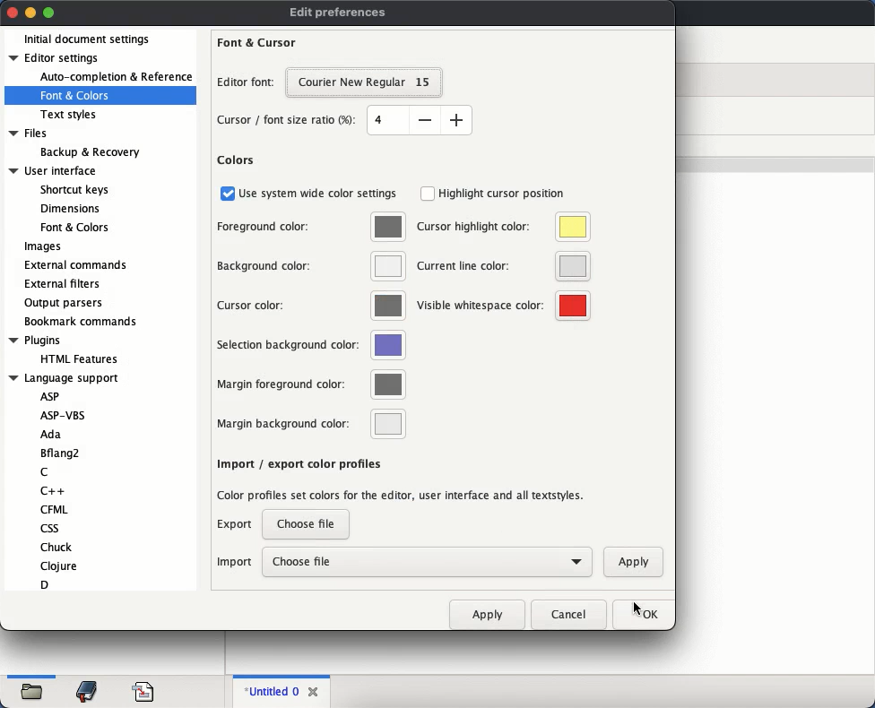 The height and width of the screenshot is (708, 875). Describe the element at coordinates (54, 171) in the screenshot. I see `user interface` at that location.